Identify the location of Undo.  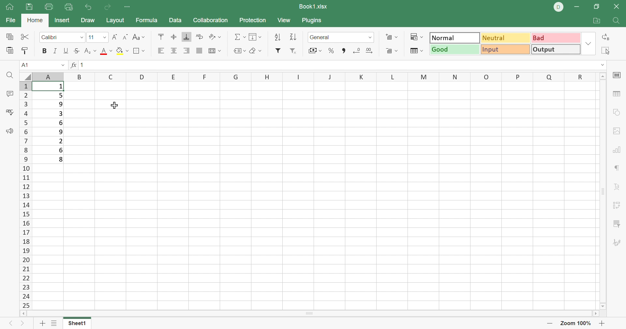
(87, 7).